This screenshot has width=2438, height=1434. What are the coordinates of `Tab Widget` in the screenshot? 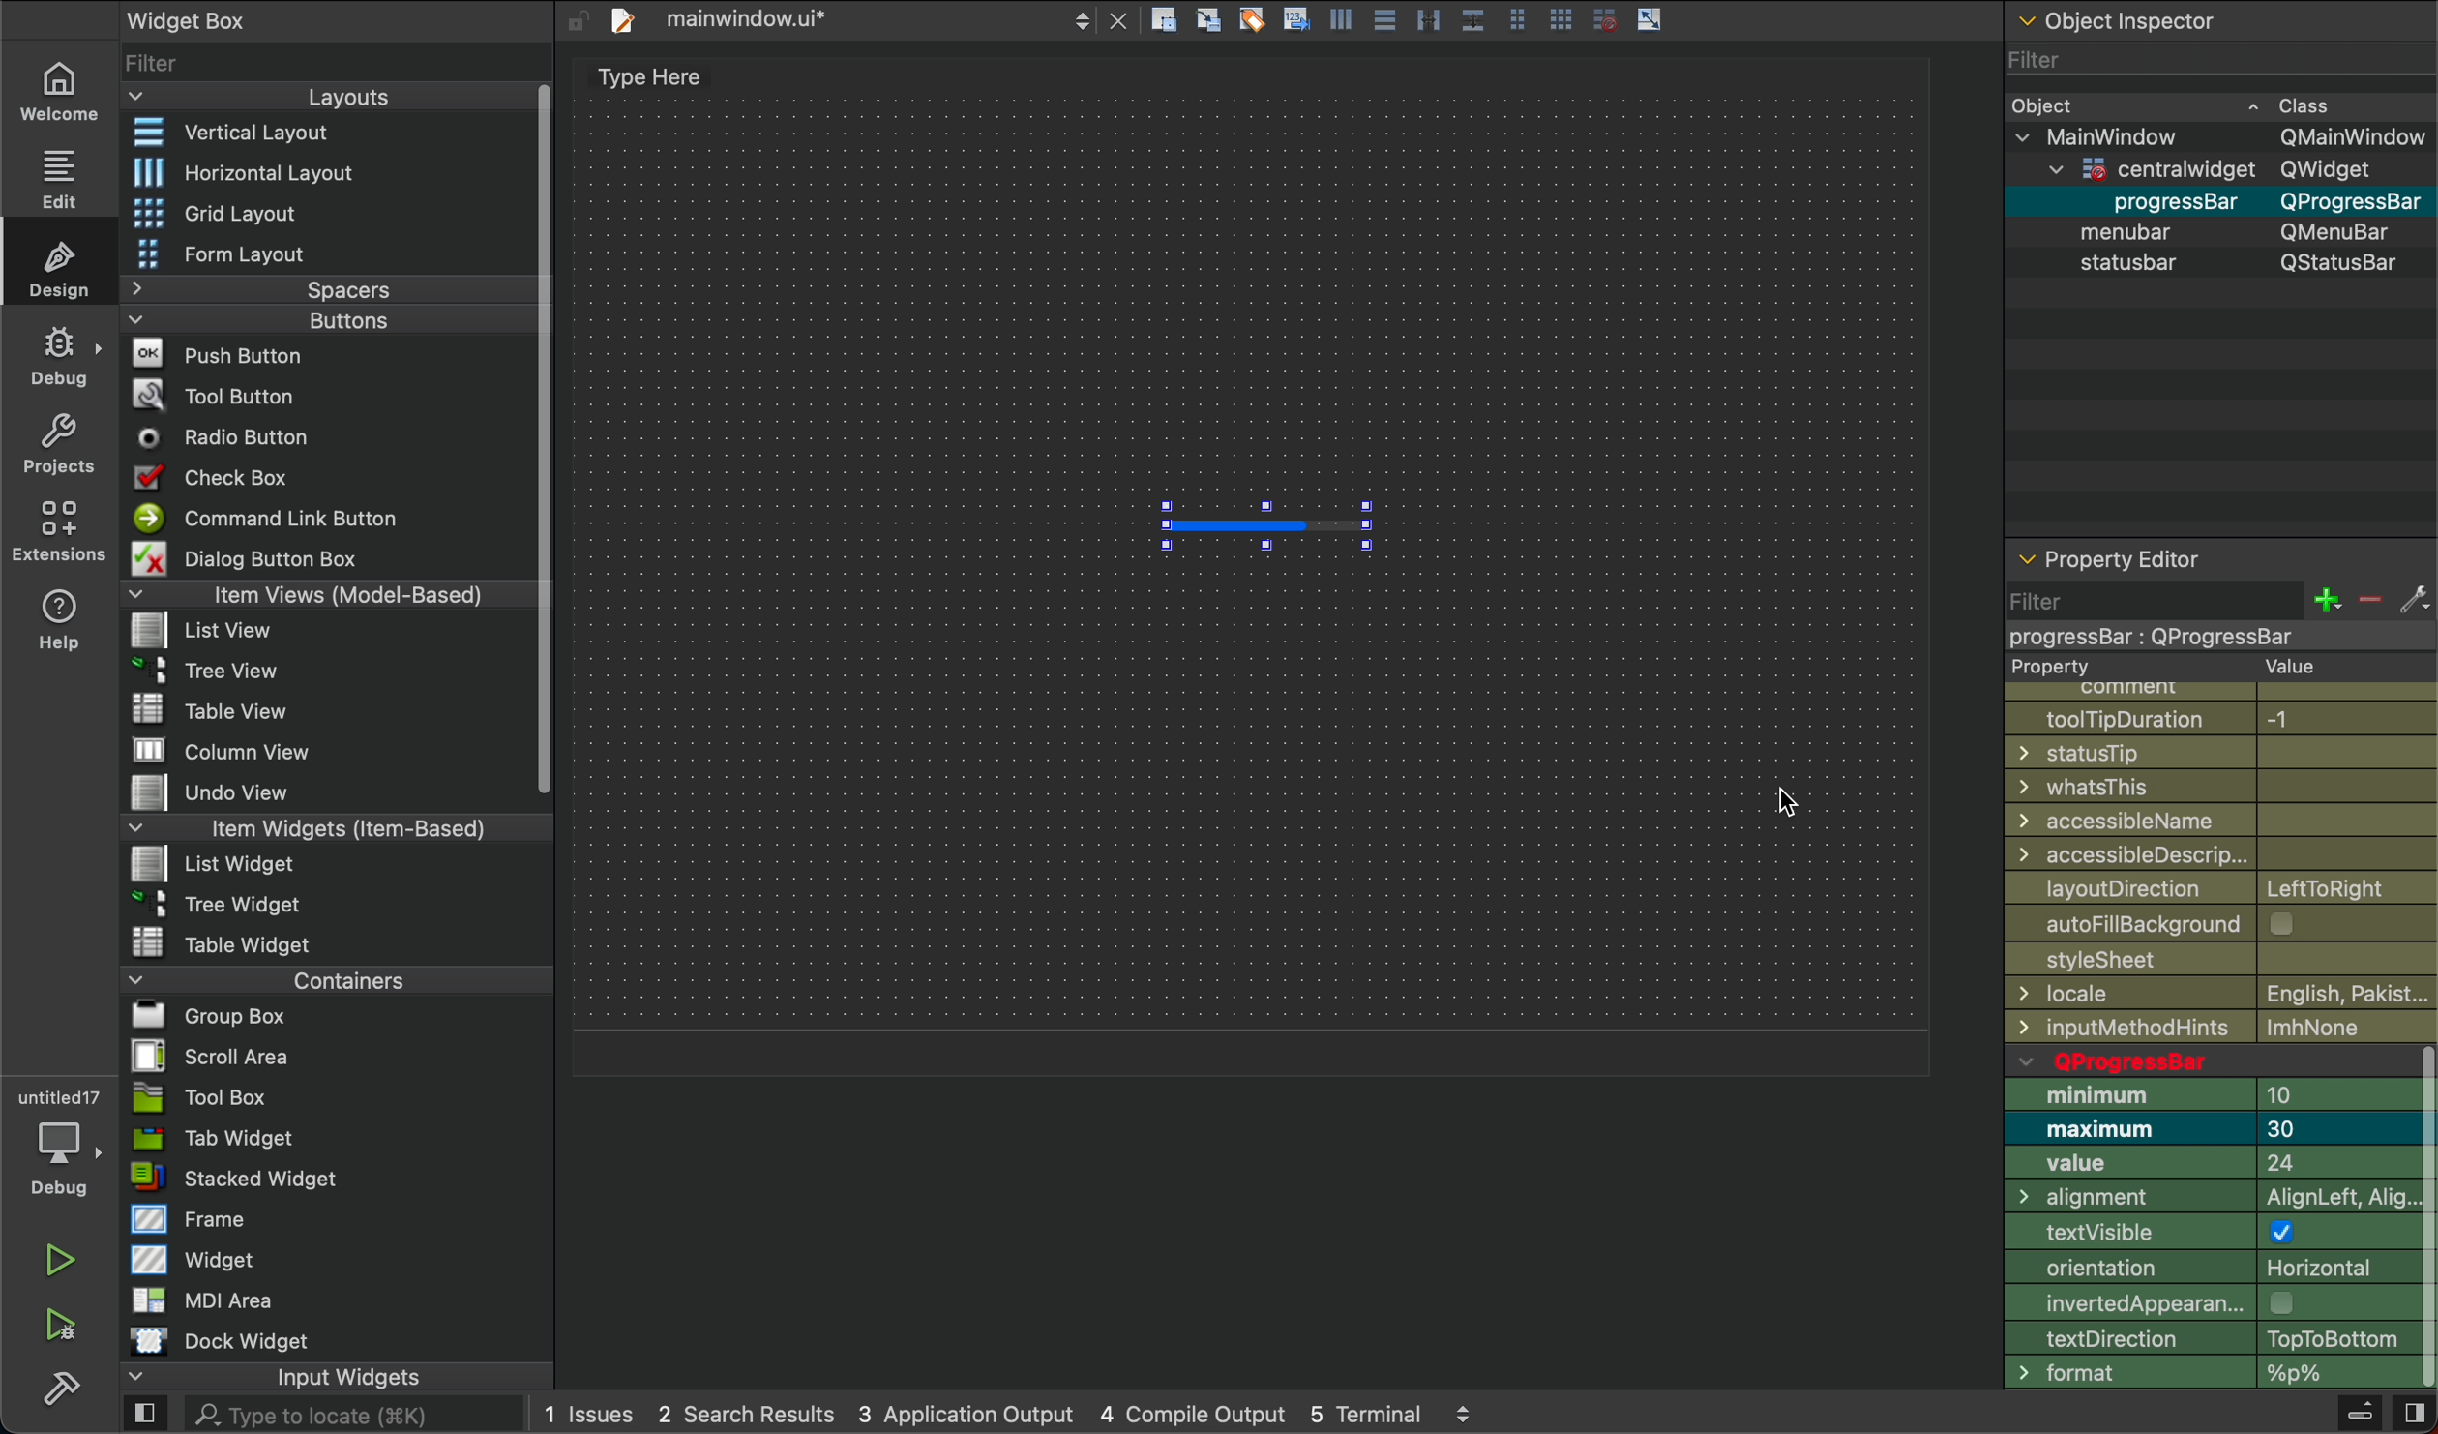 It's located at (208, 1139).